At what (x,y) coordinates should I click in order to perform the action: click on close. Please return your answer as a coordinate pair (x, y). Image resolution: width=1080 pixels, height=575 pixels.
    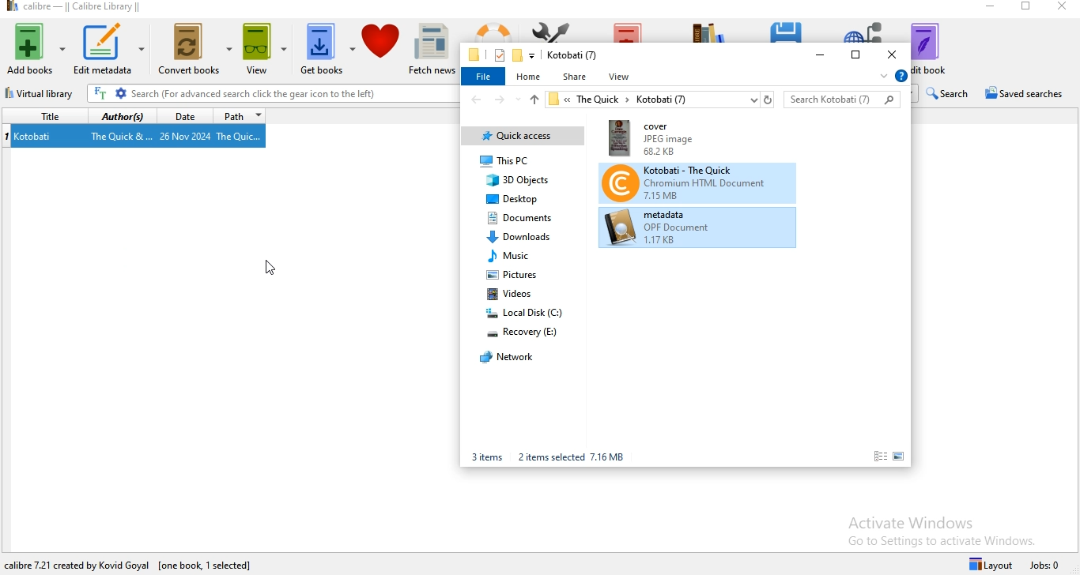
    Looking at the image, I should click on (1063, 8).